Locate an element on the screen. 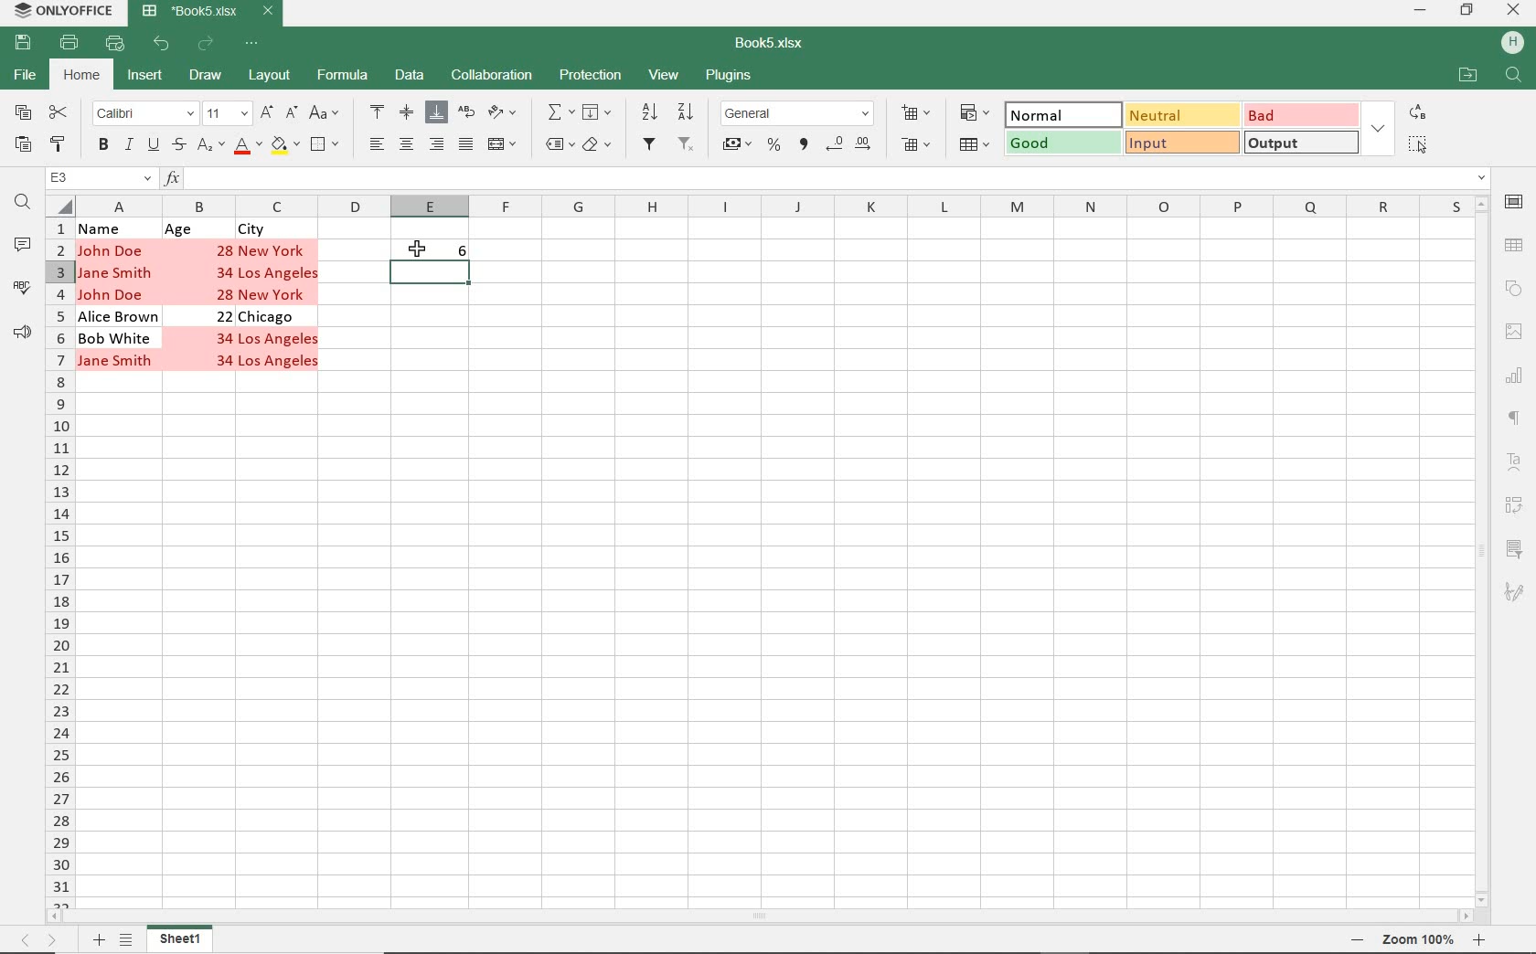  DOCUMENT NAME is located at coordinates (770, 39).